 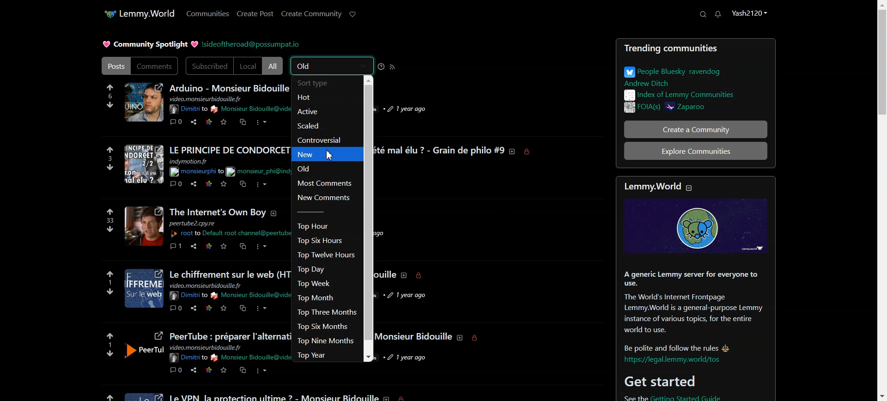 I want to click on , so click(x=476, y=338).